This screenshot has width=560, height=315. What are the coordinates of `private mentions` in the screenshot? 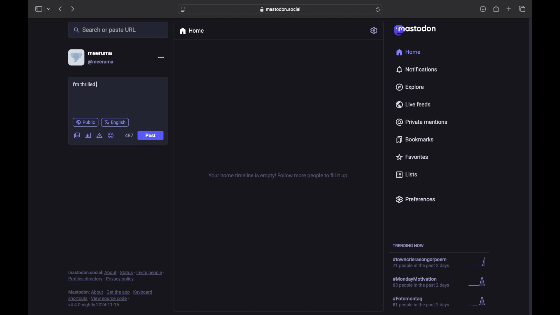 It's located at (421, 122).